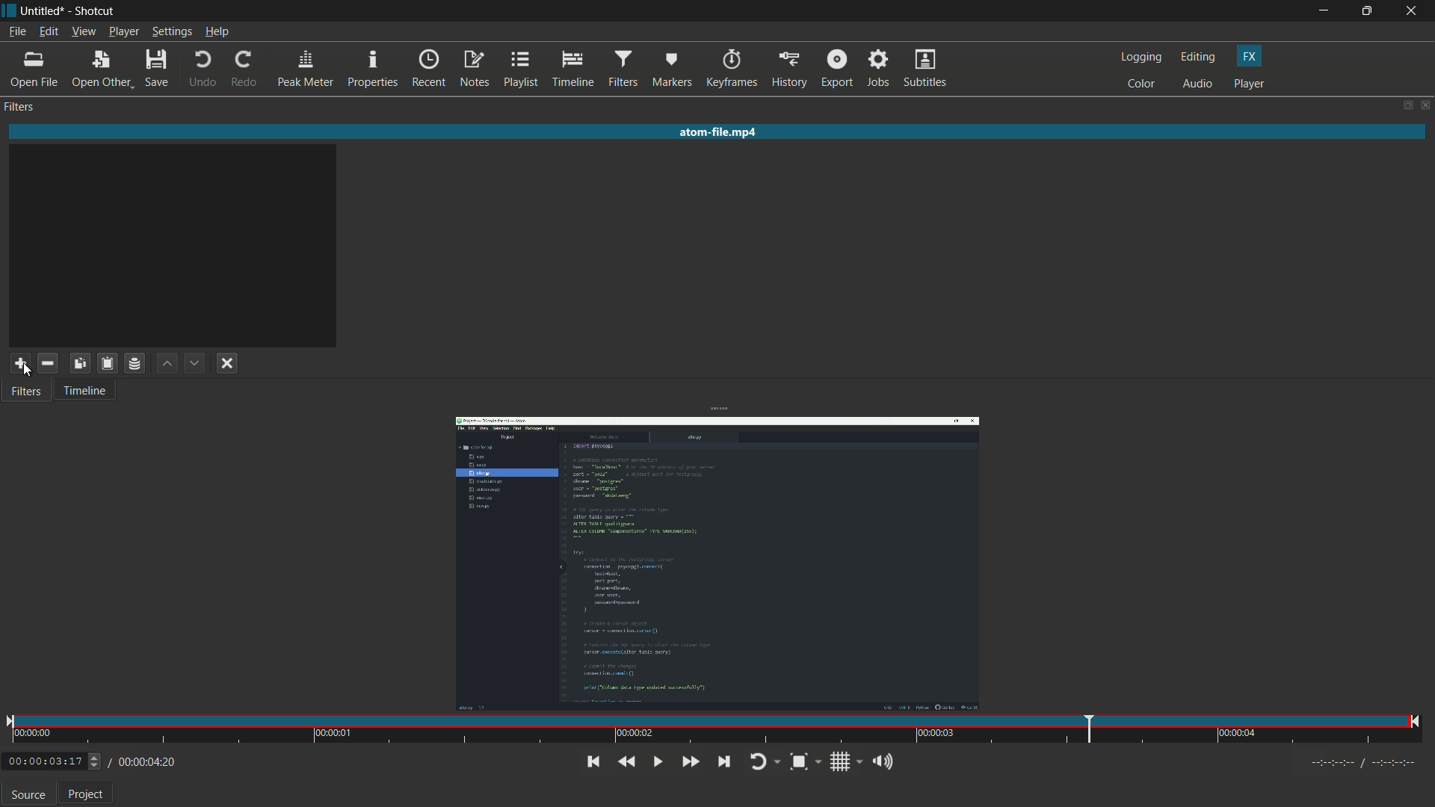 The height and width of the screenshot is (807, 1435). Describe the element at coordinates (35, 69) in the screenshot. I see `open file` at that location.